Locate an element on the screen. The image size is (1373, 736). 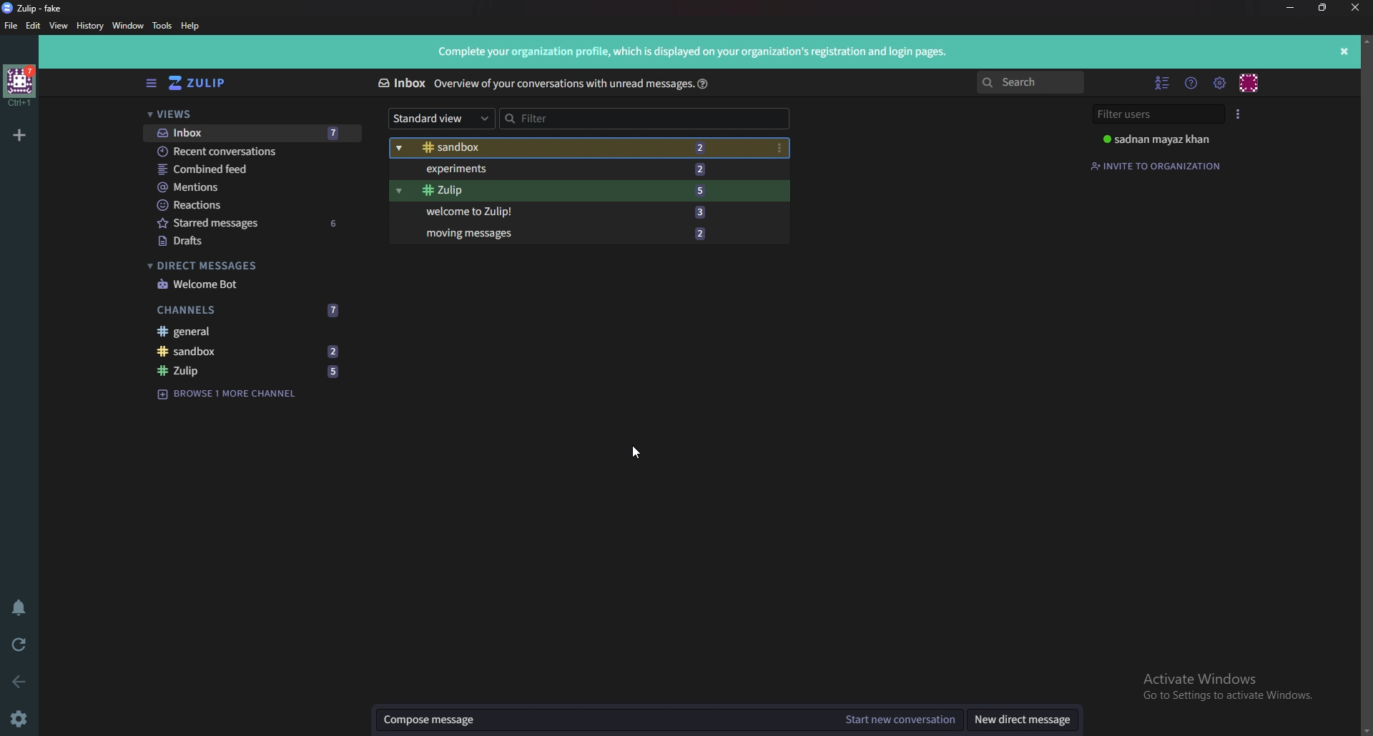
back is located at coordinates (19, 680).